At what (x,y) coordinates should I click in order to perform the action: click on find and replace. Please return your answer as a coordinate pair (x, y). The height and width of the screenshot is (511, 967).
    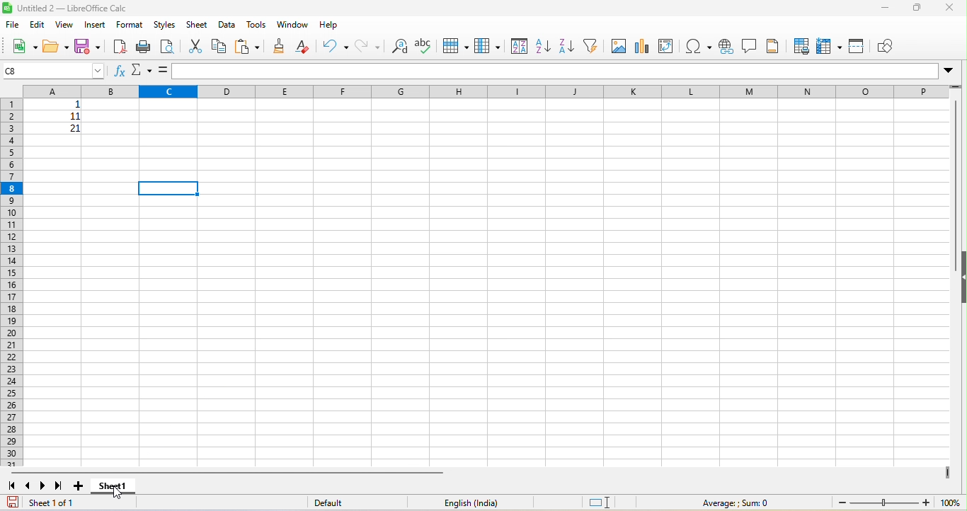
    Looking at the image, I should click on (397, 46).